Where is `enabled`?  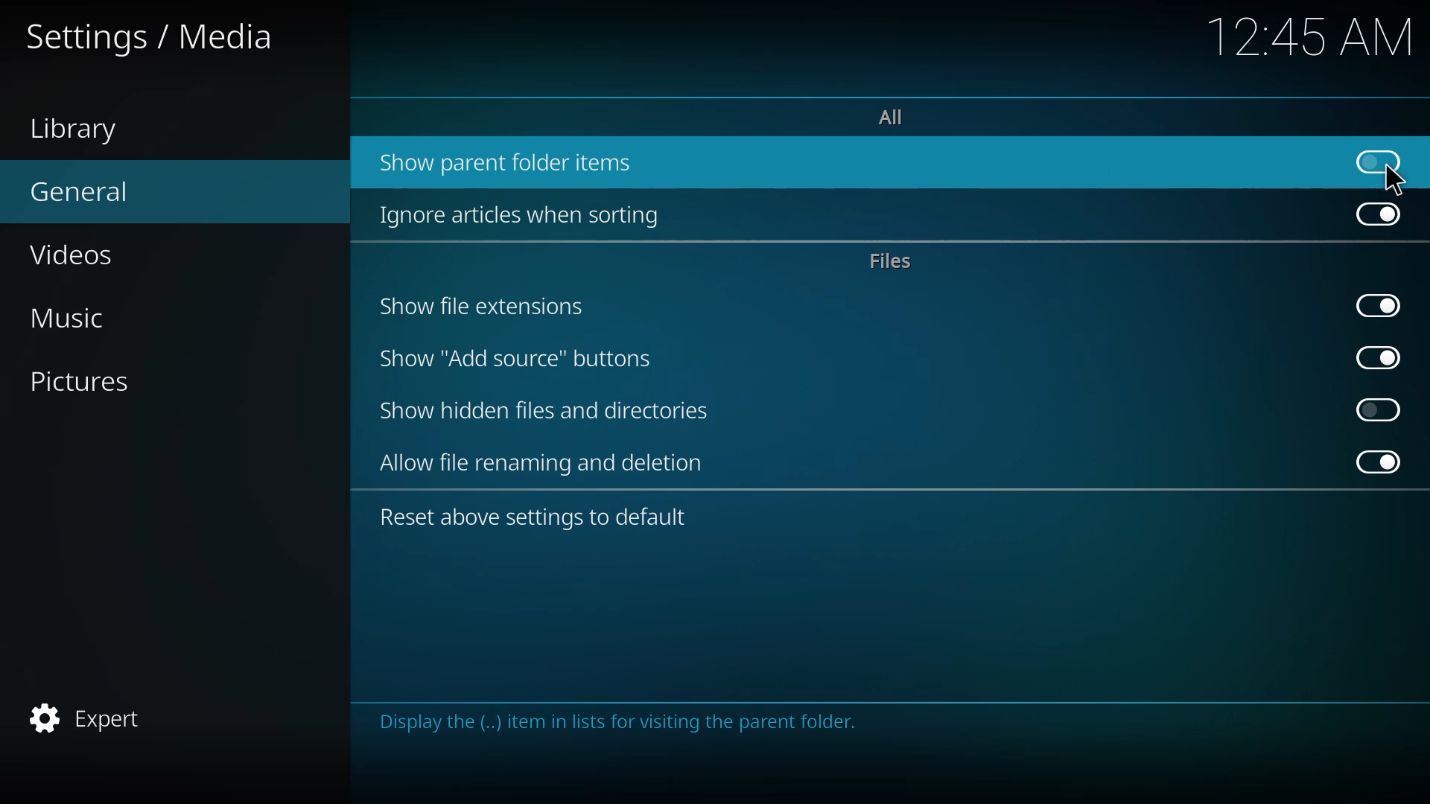 enabled is located at coordinates (1377, 356).